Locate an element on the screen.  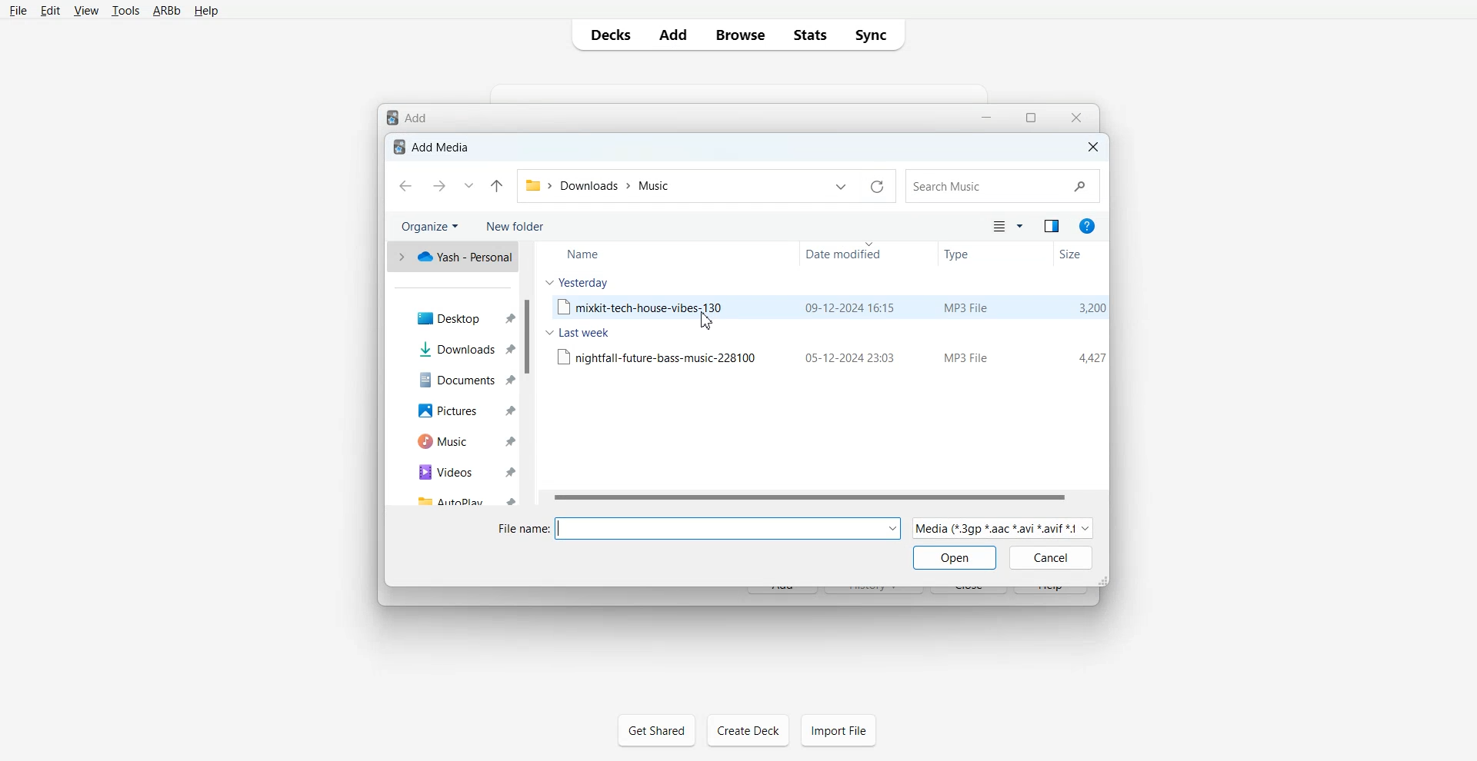
Edit is located at coordinates (49, 11).